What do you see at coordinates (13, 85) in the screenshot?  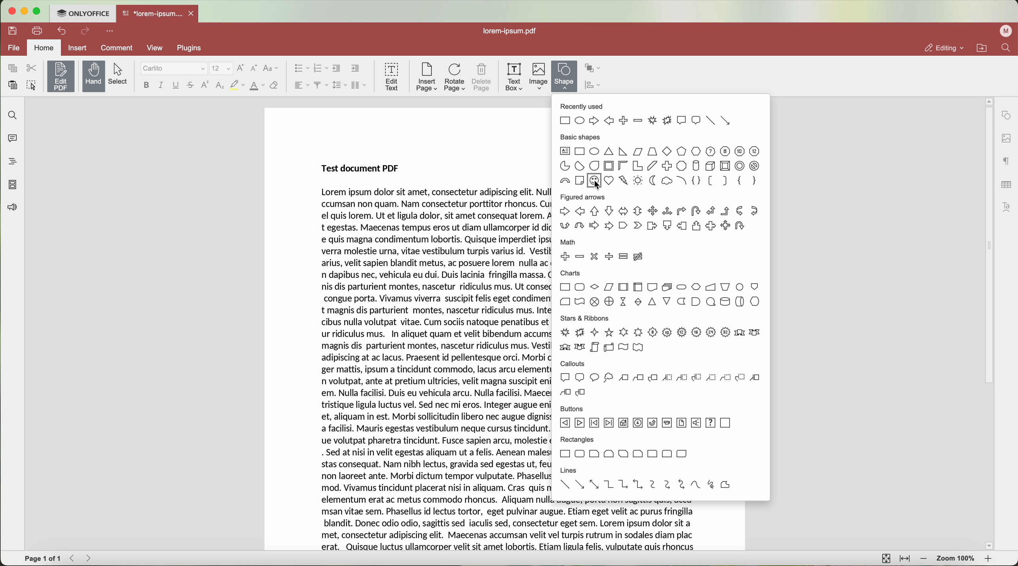 I see `paste` at bounding box center [13, 85].